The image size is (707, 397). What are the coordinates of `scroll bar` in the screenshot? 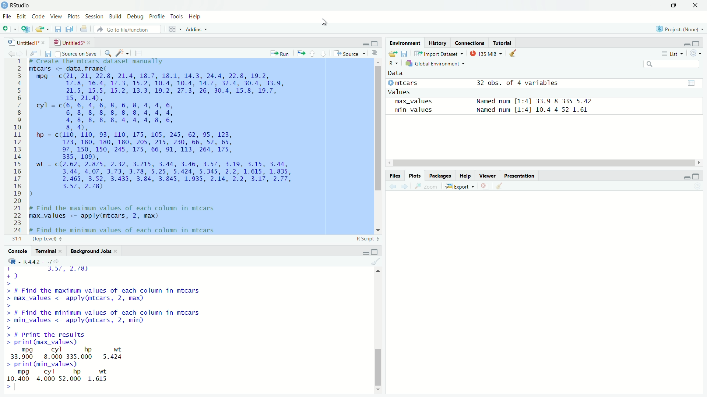 It's located at (376, 144).